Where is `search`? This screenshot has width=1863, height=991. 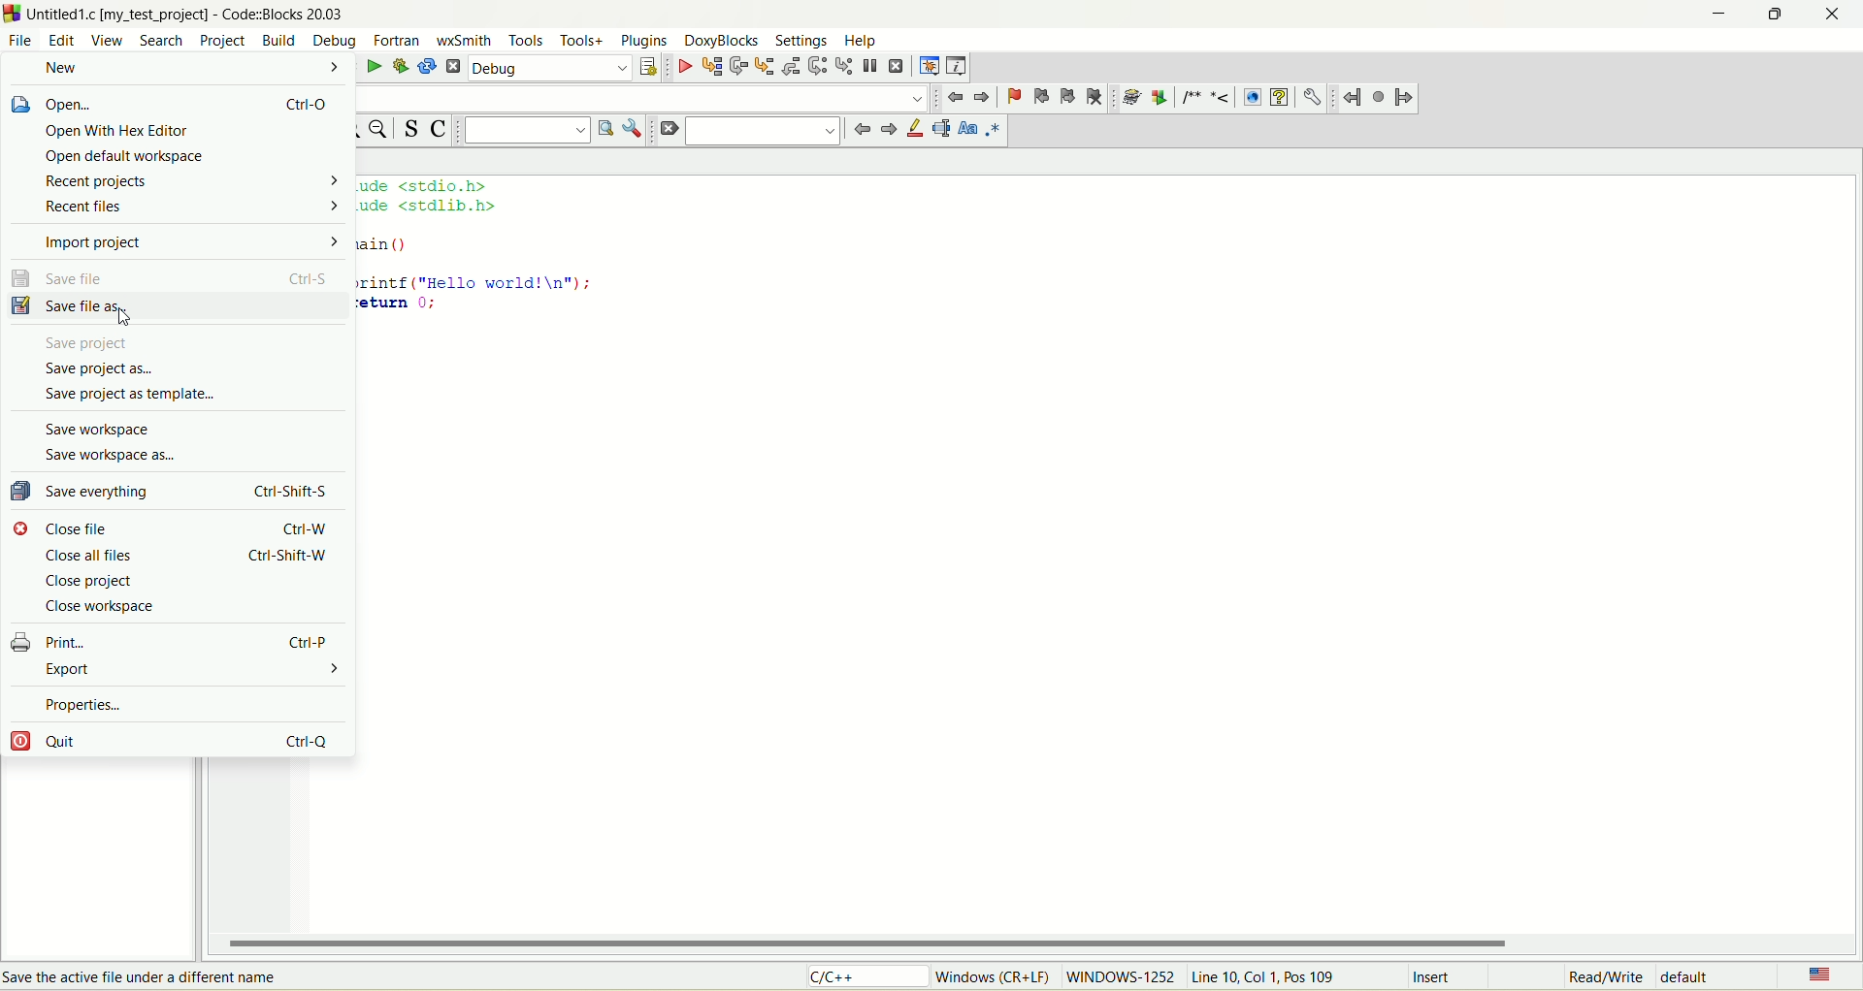 search is located at coordinates (155, 41).